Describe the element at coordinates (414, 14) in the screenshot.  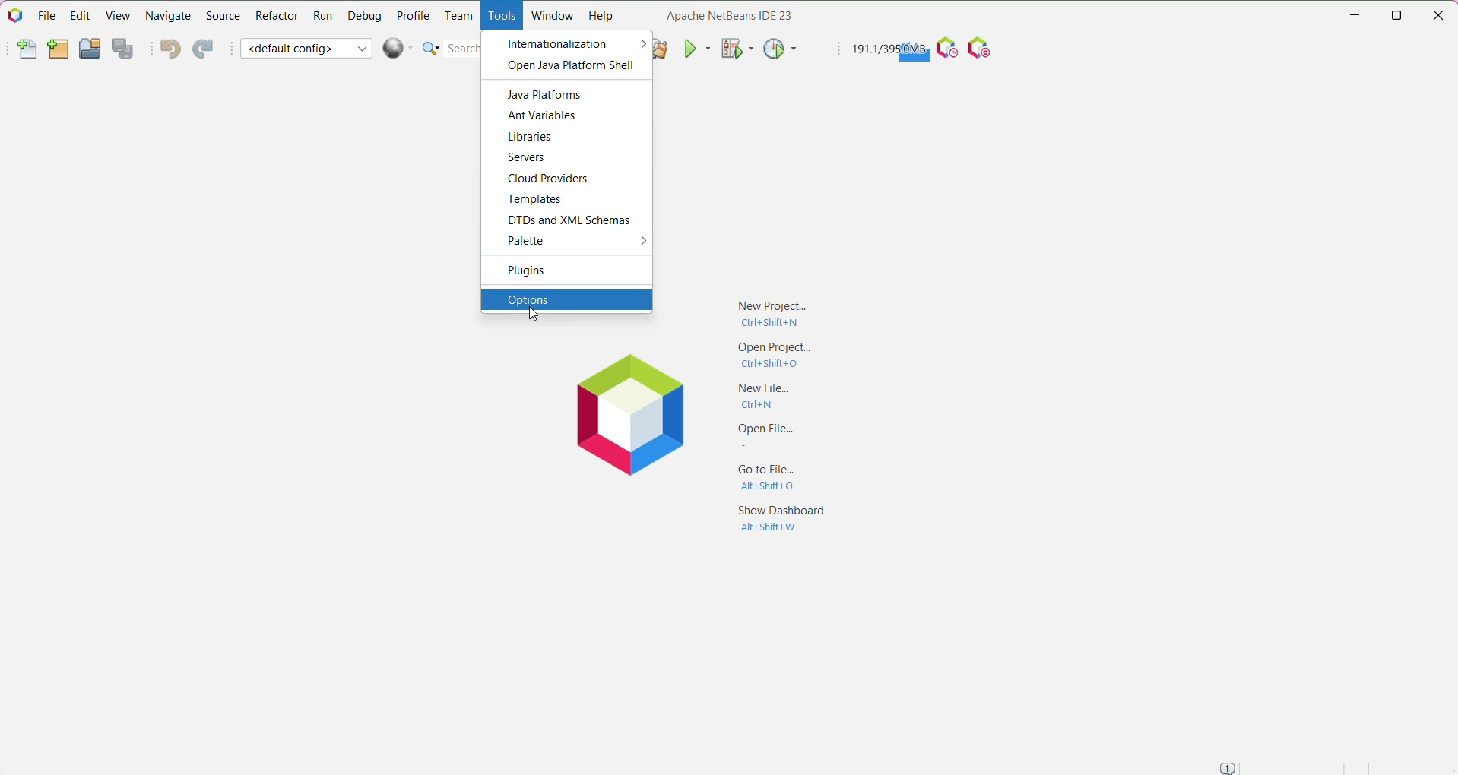
I see `Profile` at that location.